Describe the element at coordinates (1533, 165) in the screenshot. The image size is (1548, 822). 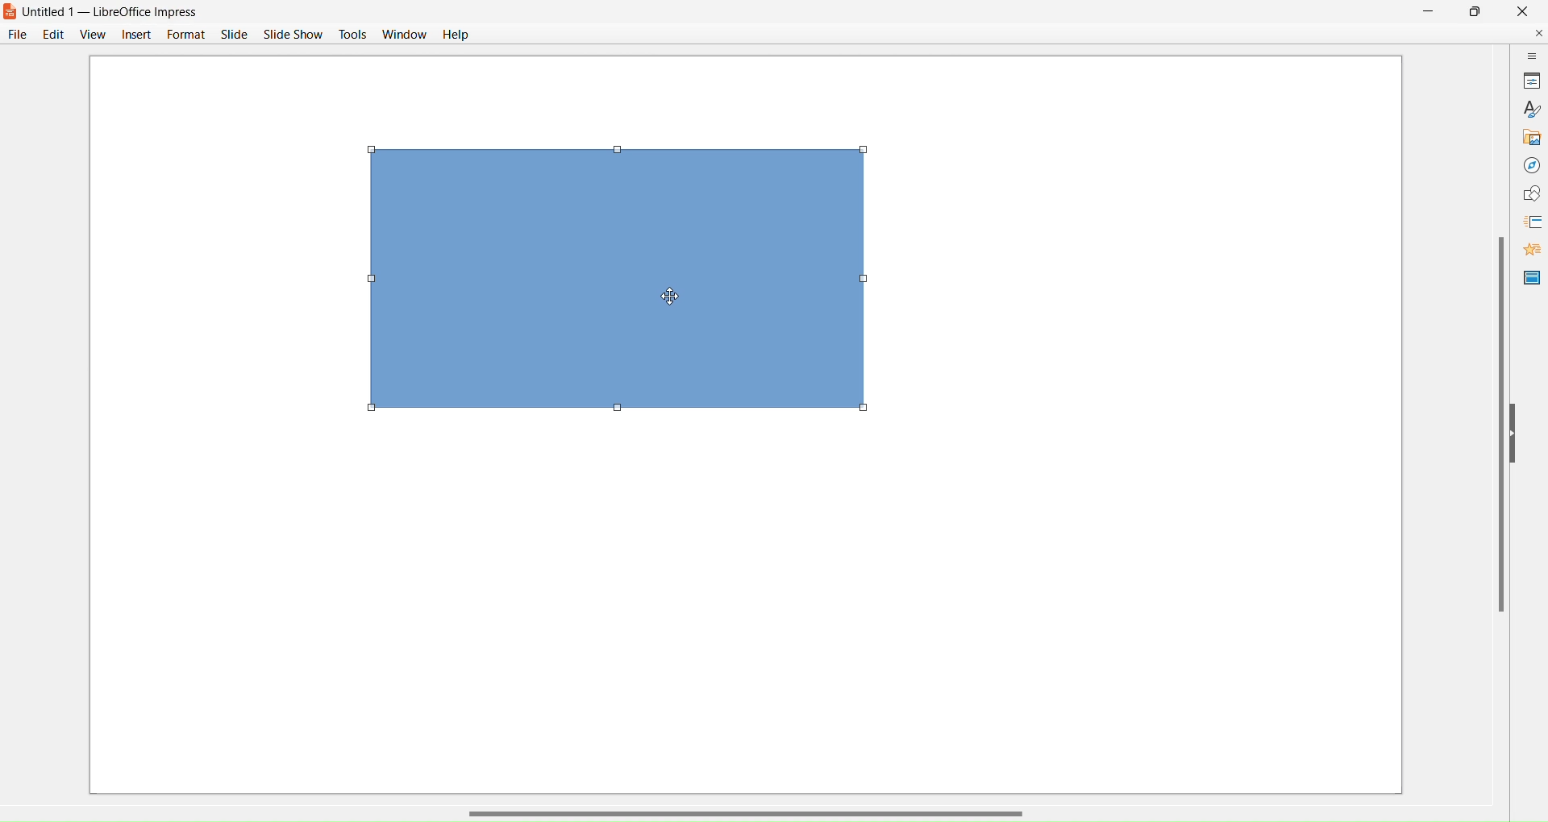
I see `Navigator` at that location.